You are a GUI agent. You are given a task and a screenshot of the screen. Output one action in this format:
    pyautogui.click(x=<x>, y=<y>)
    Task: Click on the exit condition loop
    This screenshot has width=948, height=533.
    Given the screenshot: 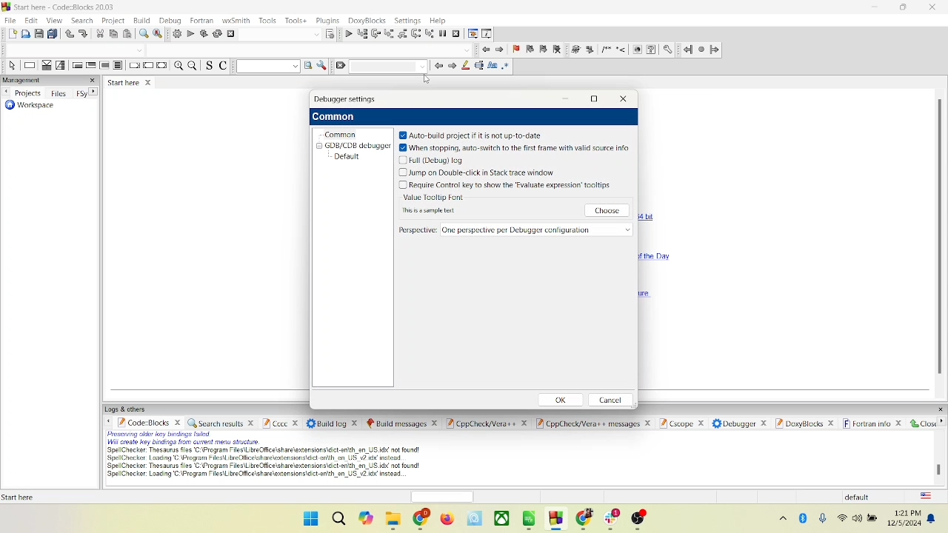 What is the action you would take?
    pyautogui.click(x=92, y=65)
    